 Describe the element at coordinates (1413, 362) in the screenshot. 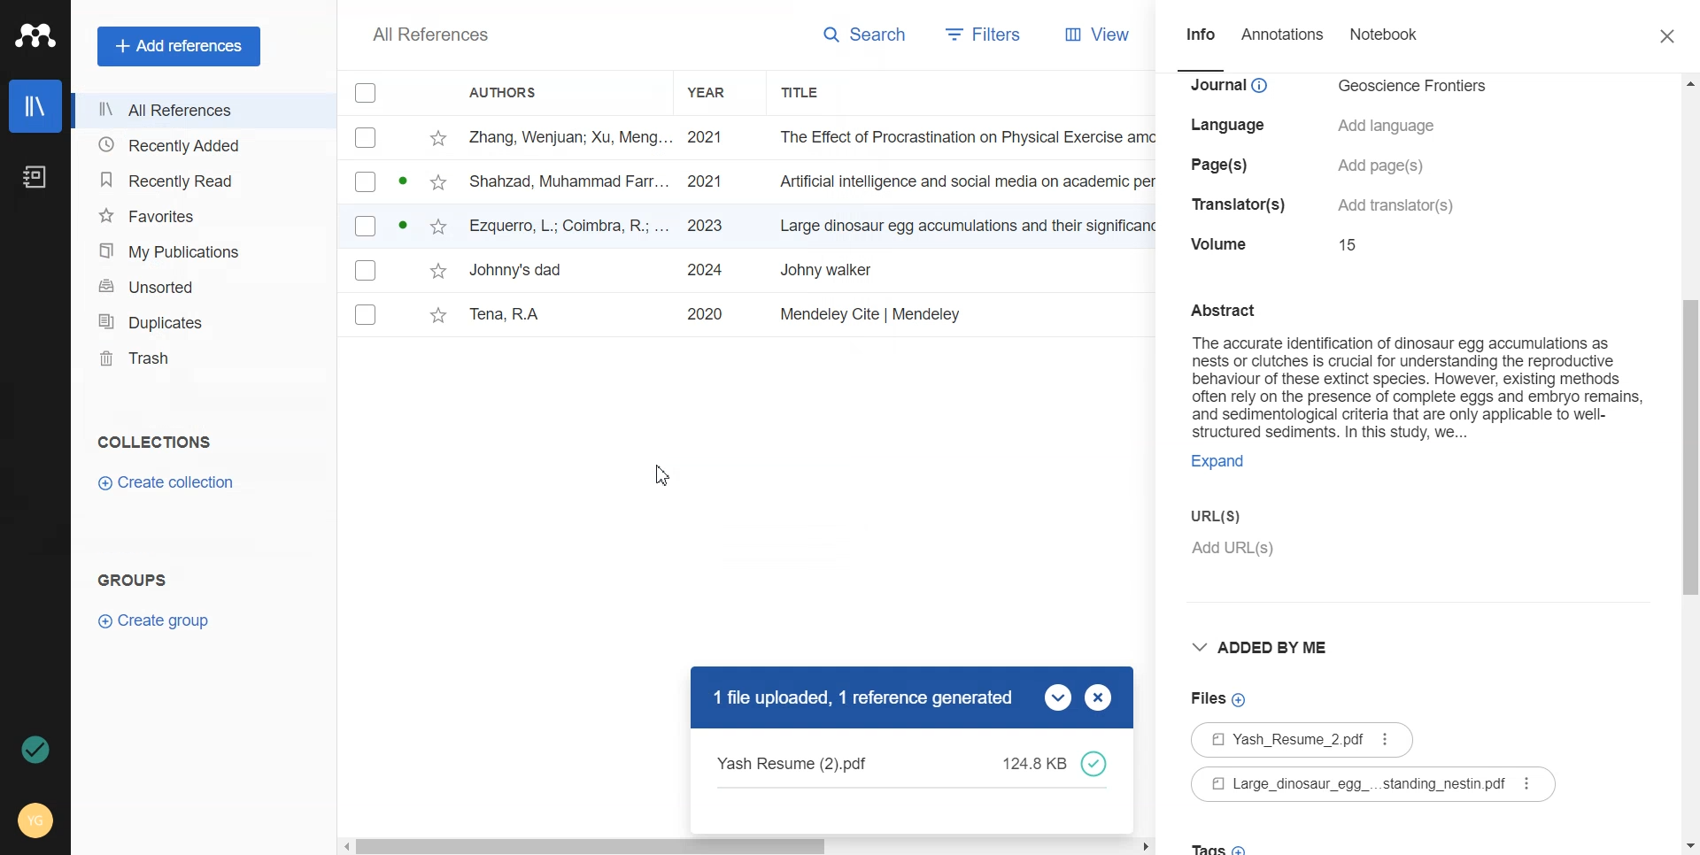

I see `Text` at that location.